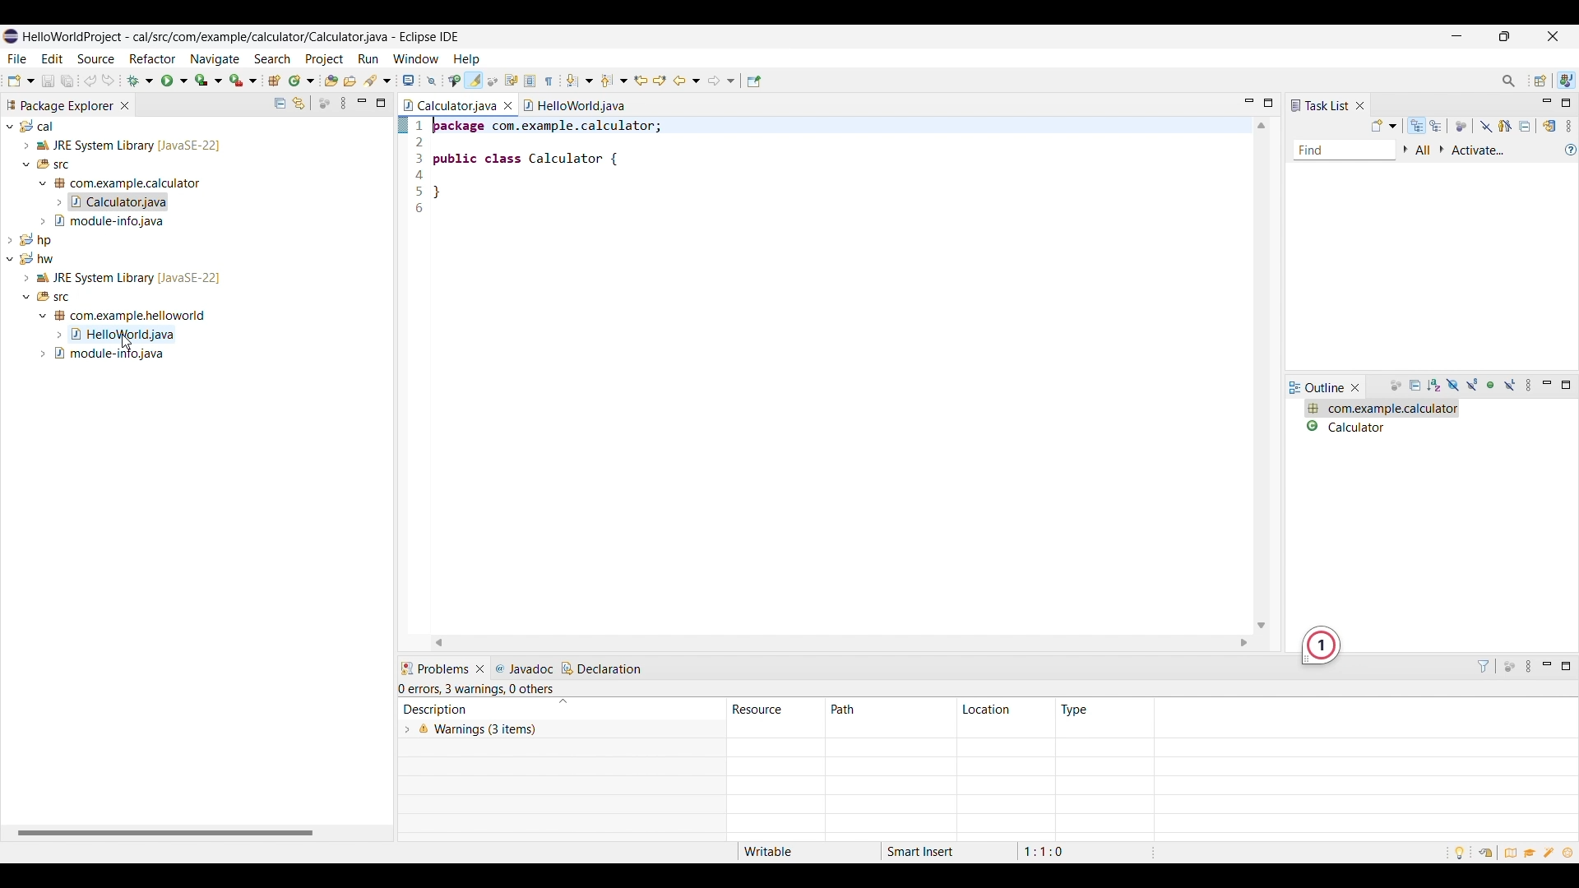 This screenshot has height=888, width=1579. Describe the element at coordinates (1511, 852) in the screenshot. I see `Overview ` at that location.